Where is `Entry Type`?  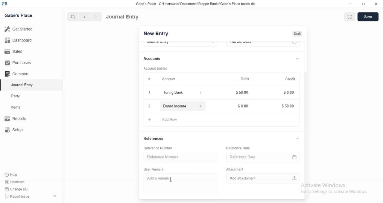 Entry Type is located at coordinates (180, 43).